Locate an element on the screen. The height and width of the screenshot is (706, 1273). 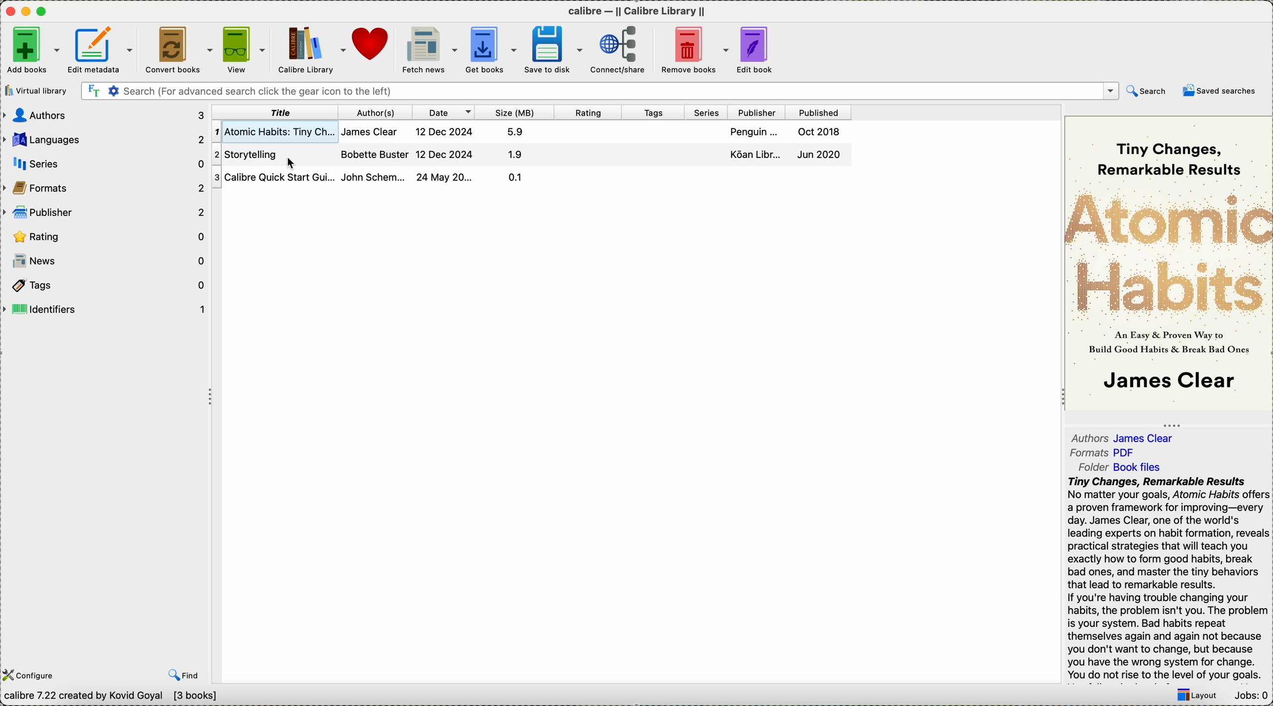
authors is located at coordinates (1126, 437).